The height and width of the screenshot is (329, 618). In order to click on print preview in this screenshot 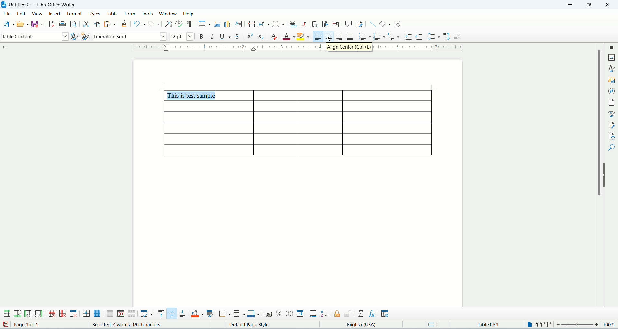, I will do `click(73, 24)`.